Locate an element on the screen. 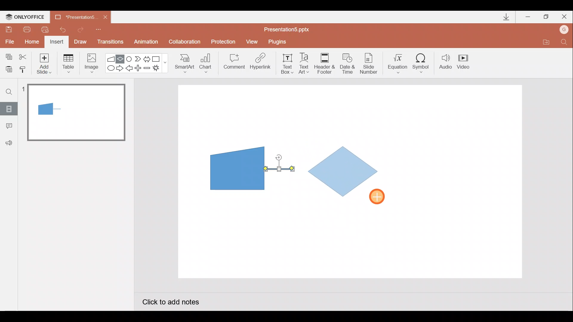 The image size is (573, 322). Redo is located at coordinates (81, 29).